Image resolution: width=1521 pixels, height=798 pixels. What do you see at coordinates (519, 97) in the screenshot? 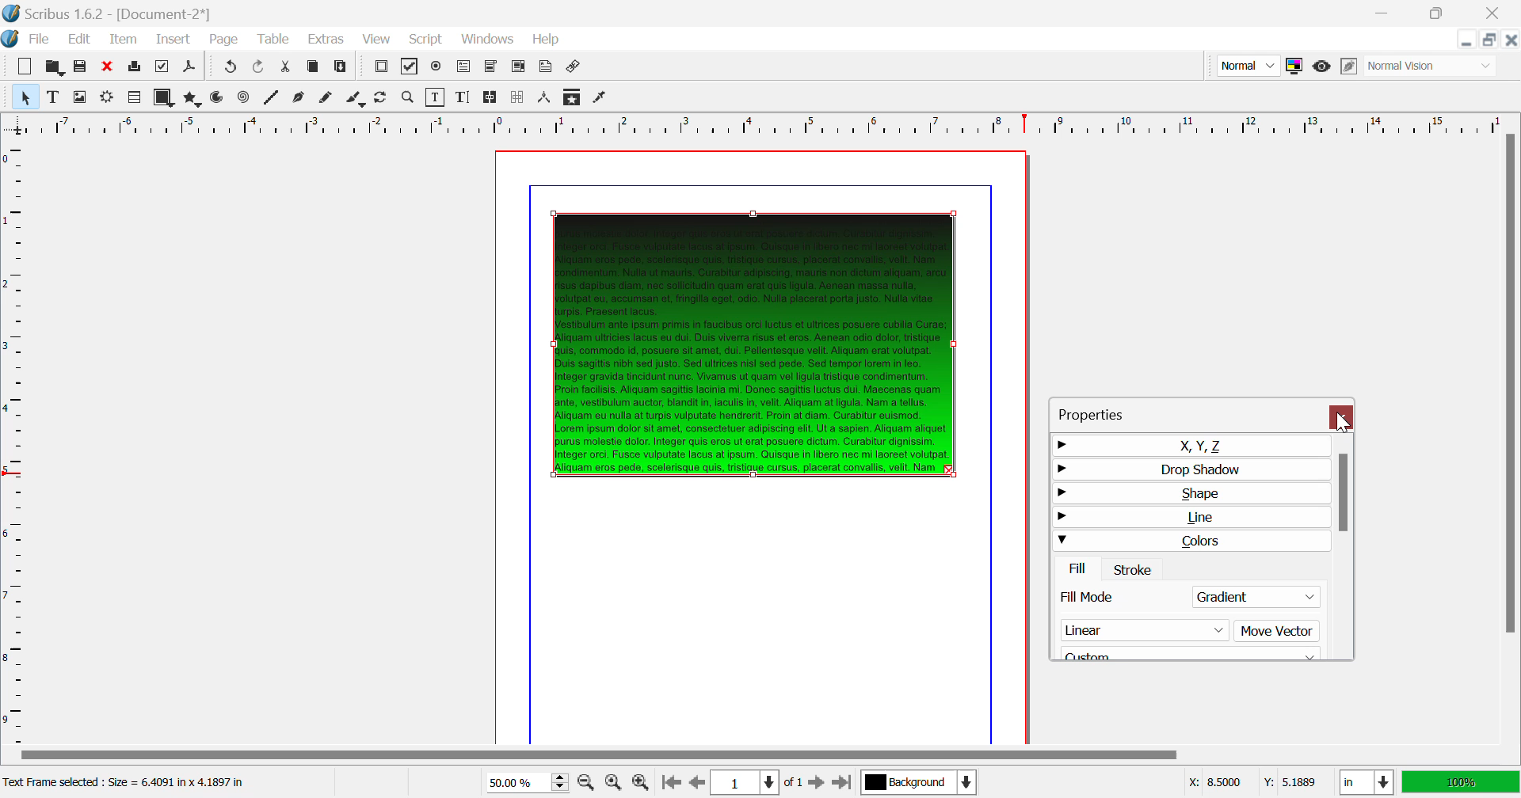
I see `Delink Frames` at bounding box center [519, 97].